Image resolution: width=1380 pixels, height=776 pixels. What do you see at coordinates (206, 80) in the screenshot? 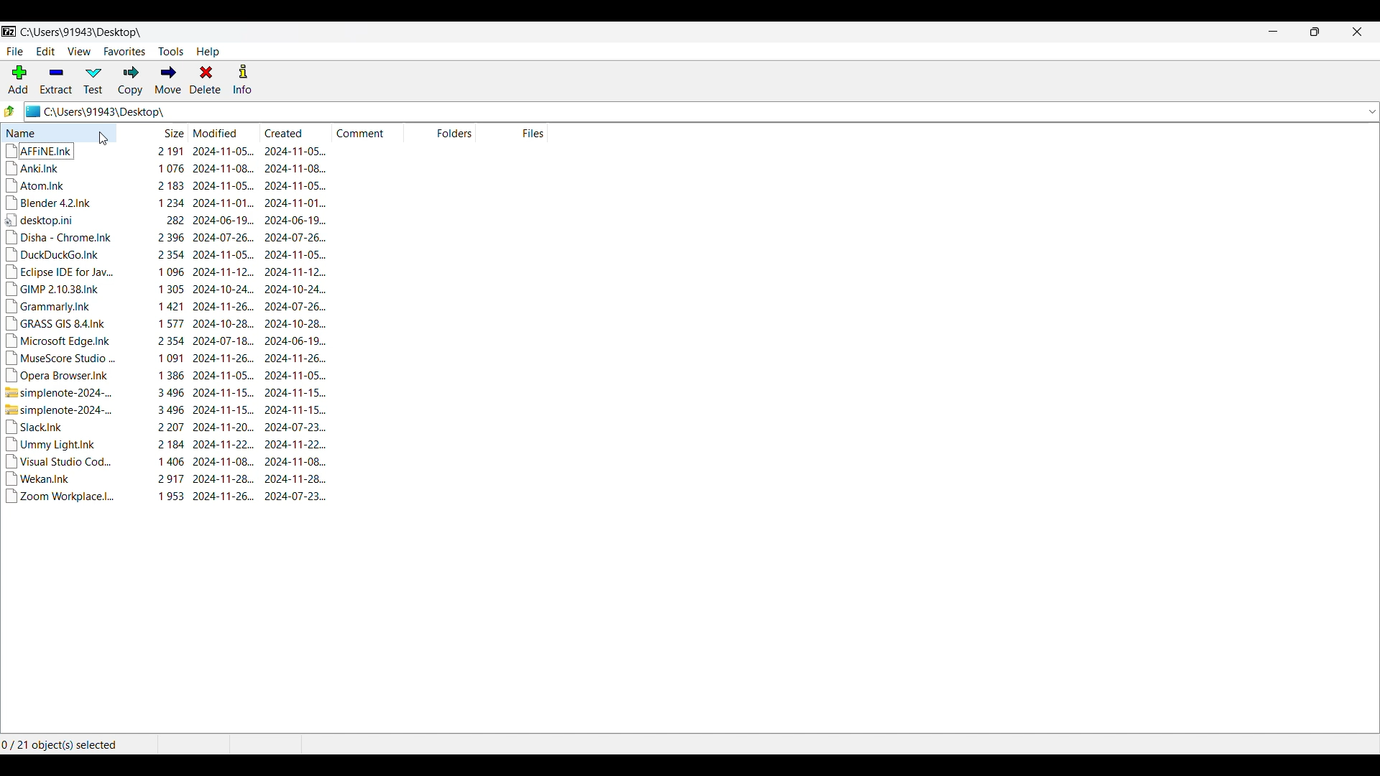
I see `Delete` at bounding box center [206, 80].